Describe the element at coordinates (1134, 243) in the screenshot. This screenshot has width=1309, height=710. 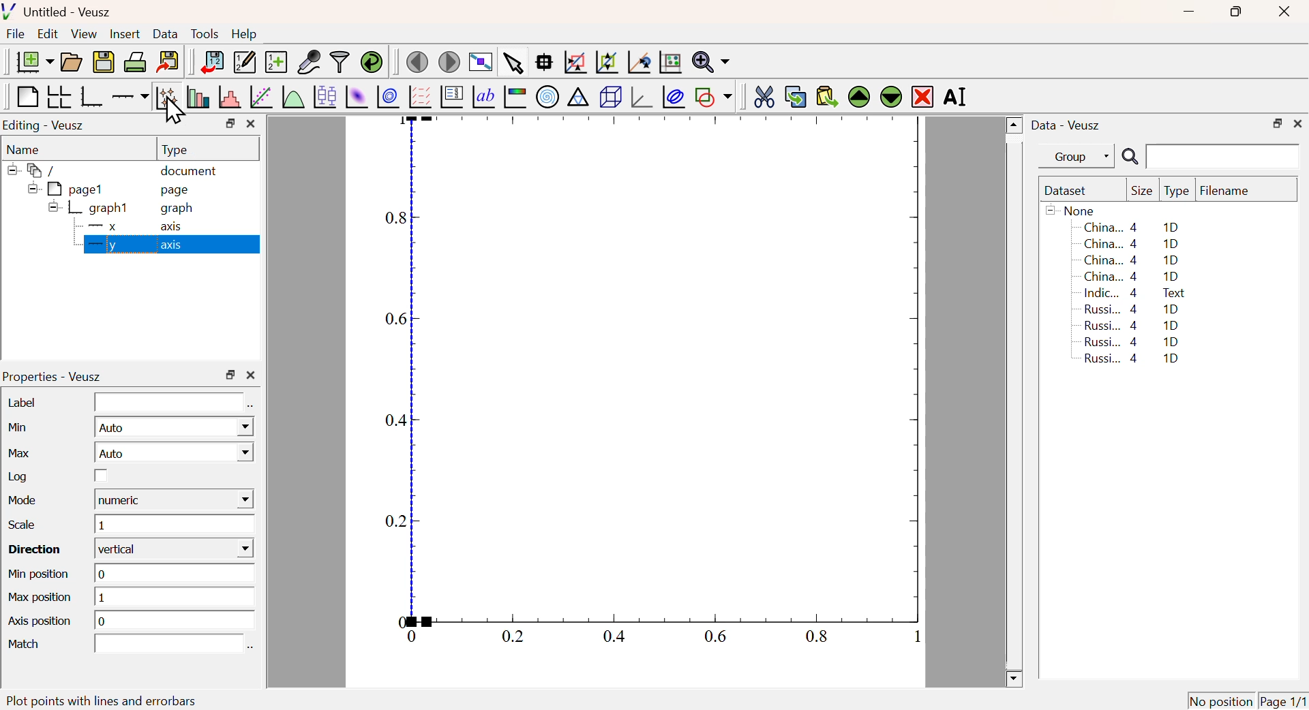
I see `China... 4 1D` at that location.